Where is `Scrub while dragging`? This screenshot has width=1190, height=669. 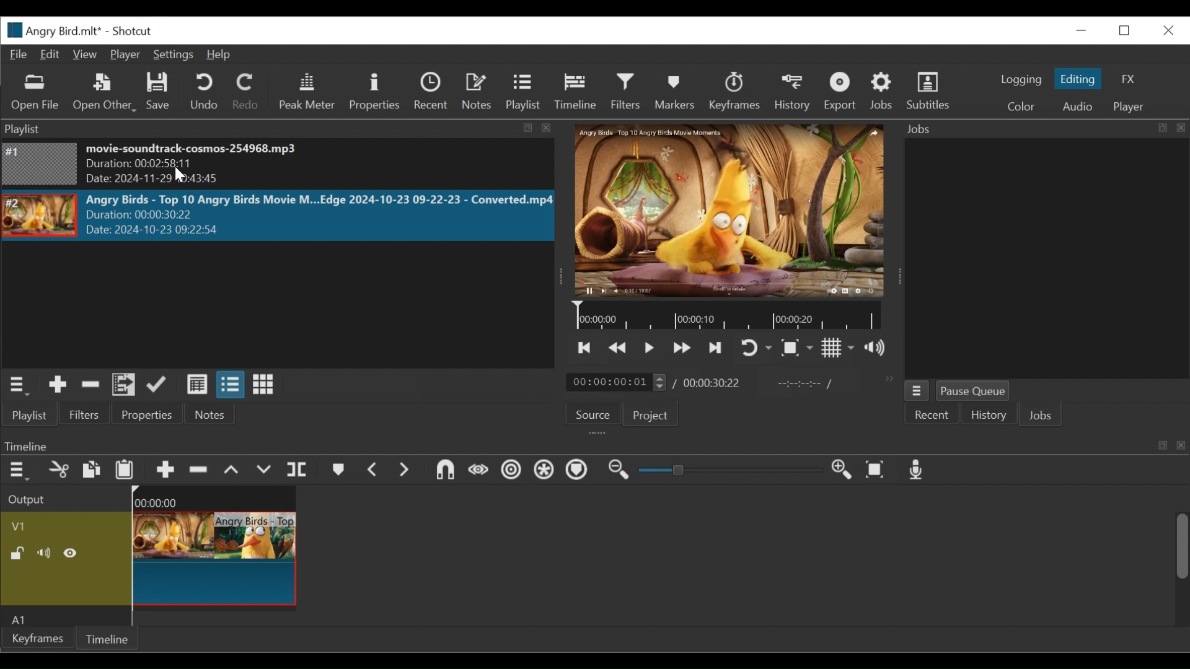 Scrub while dragging is located at coordinates (477, 471).